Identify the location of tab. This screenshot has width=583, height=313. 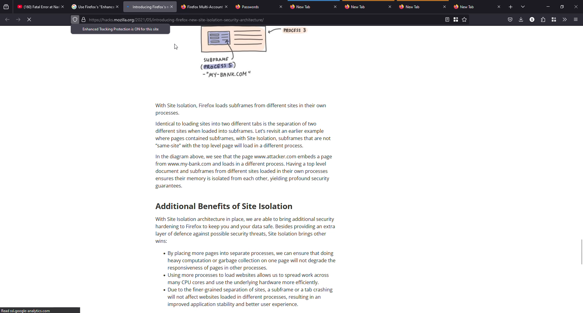
(92, 6).